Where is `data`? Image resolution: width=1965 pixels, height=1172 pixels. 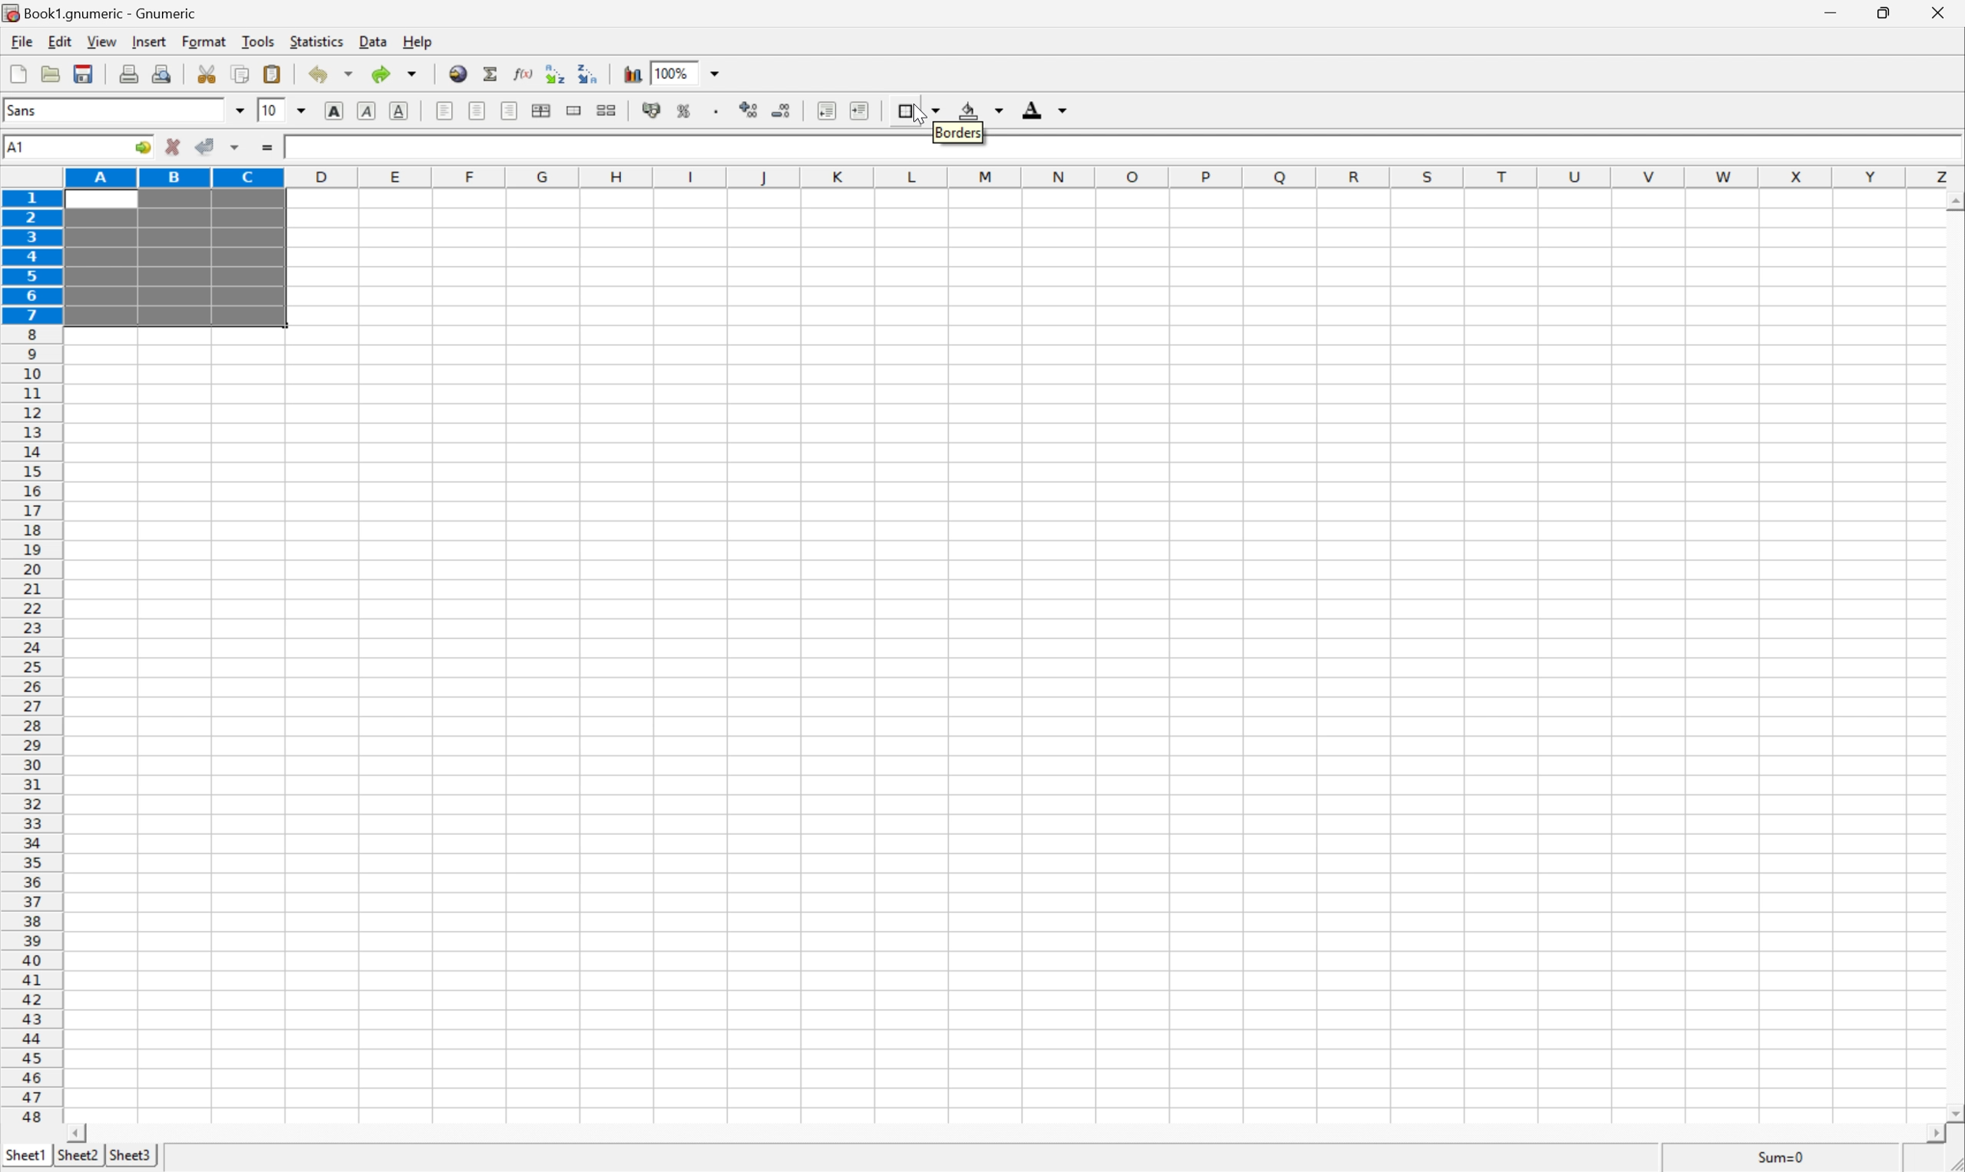 data is located at coordinates (370, 43).